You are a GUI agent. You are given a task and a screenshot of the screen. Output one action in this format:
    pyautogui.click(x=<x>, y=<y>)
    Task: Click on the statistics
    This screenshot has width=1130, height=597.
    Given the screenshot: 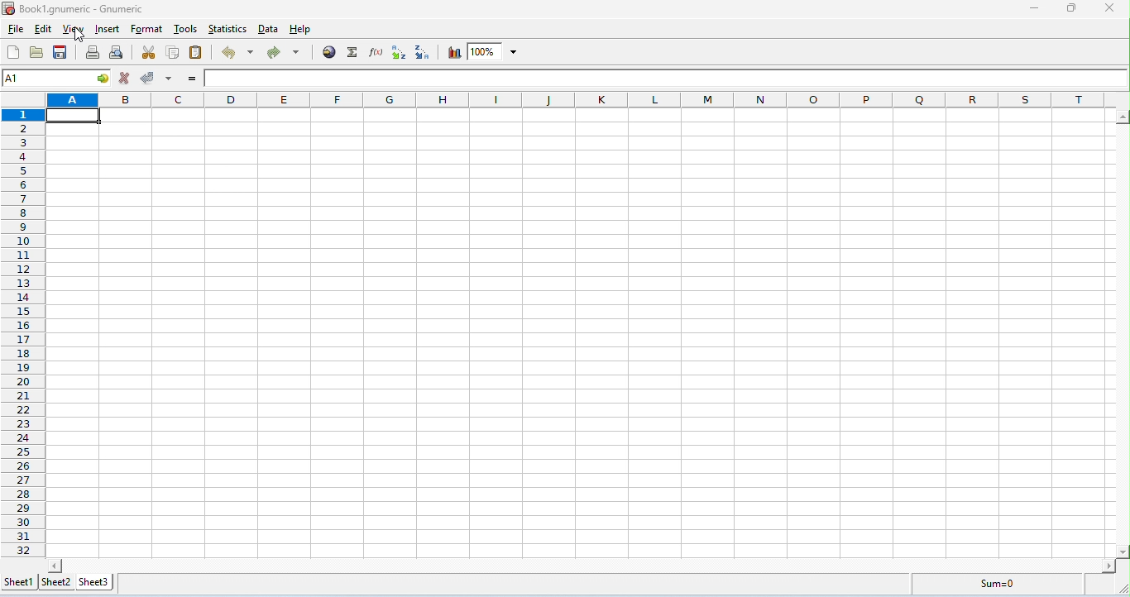 What is the action you would take?
    pyautogui.click(x=228, y=29)
    